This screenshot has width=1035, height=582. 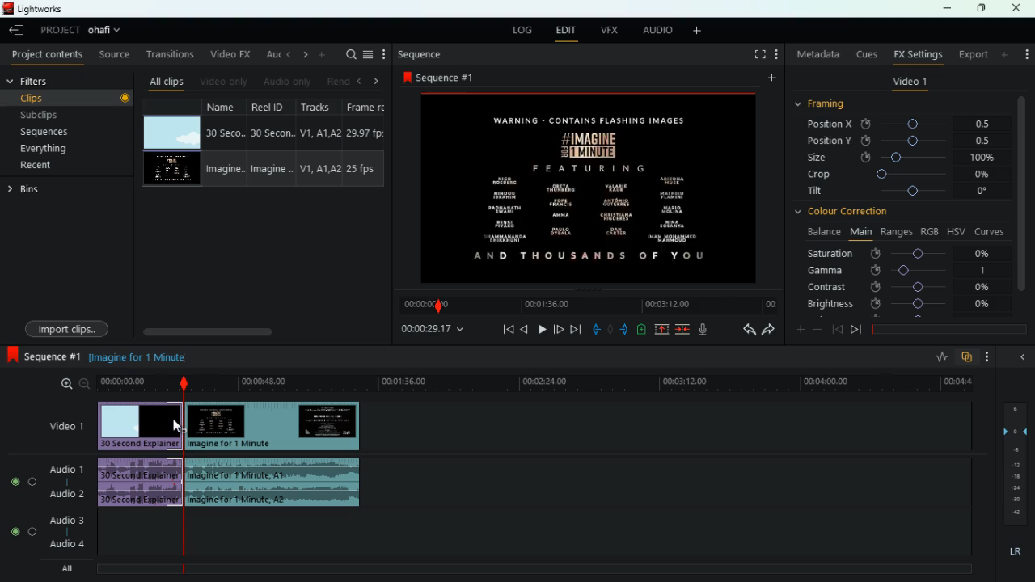 I want to click on crop, so click(x=901, y=175).